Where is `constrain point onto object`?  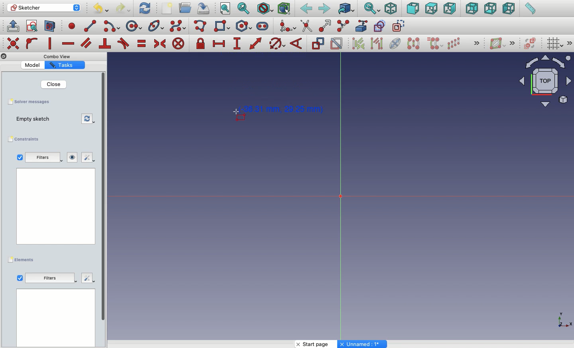 constrain point onto object is located at coordinates (32, 43).